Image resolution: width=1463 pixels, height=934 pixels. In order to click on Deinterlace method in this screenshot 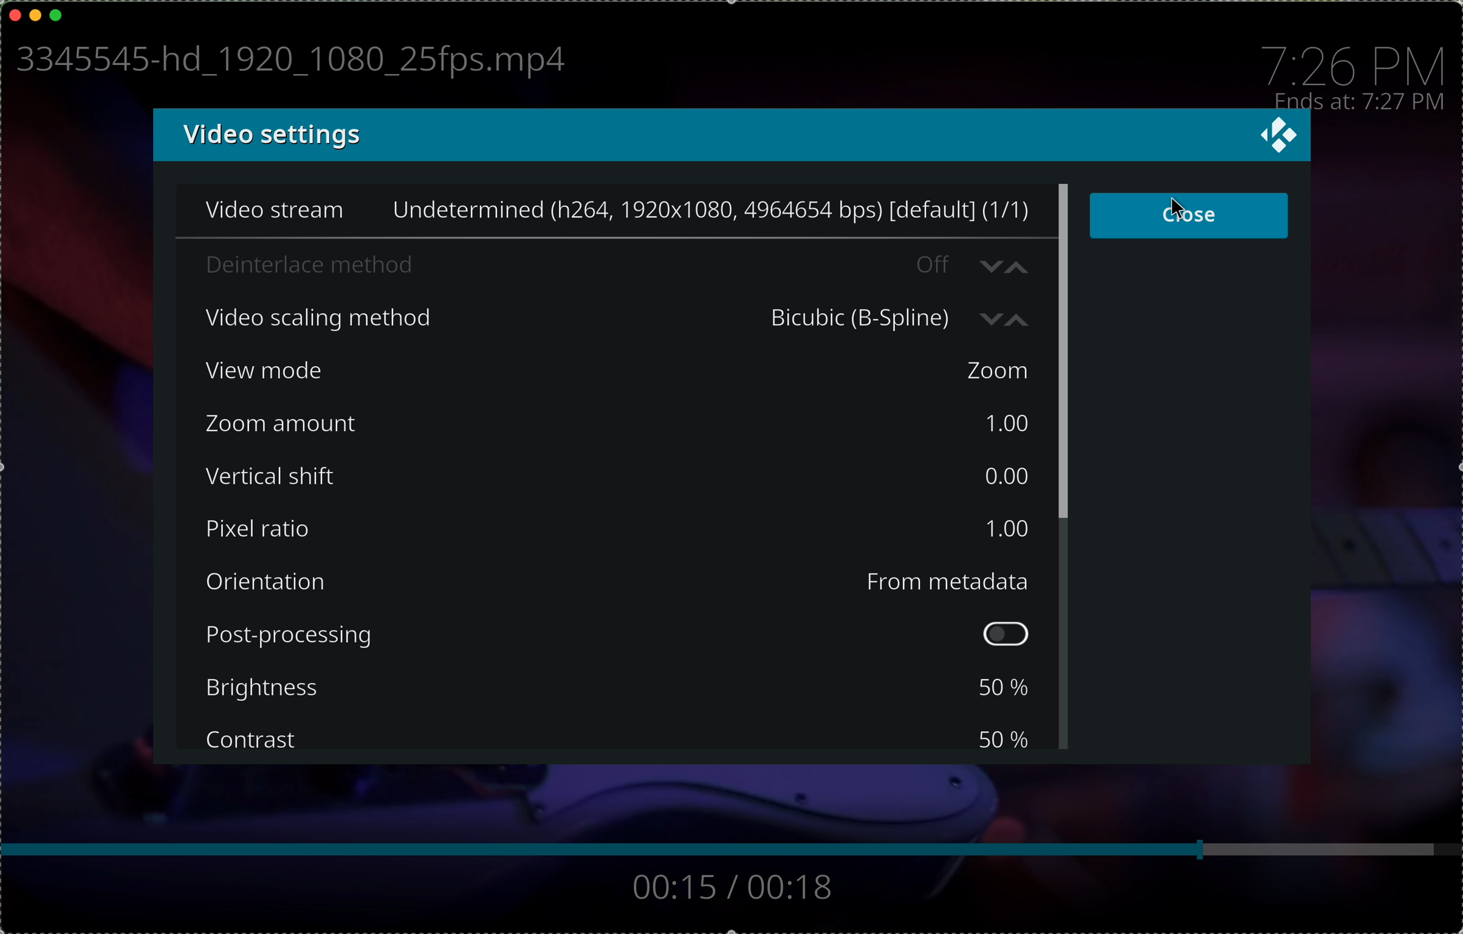, I will do `click(343, 267)`.